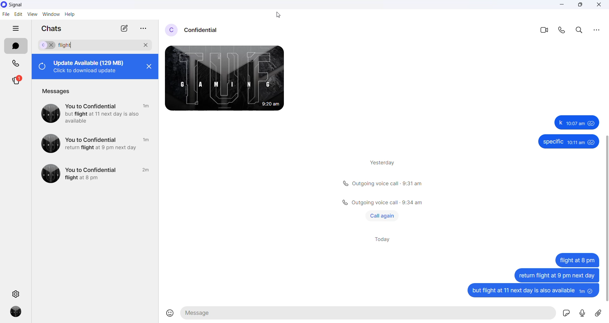 This screenshot has height=323, width=609. Describe the element at coordinates (68, 46) in the screenshot. I see `keyword` at that location.